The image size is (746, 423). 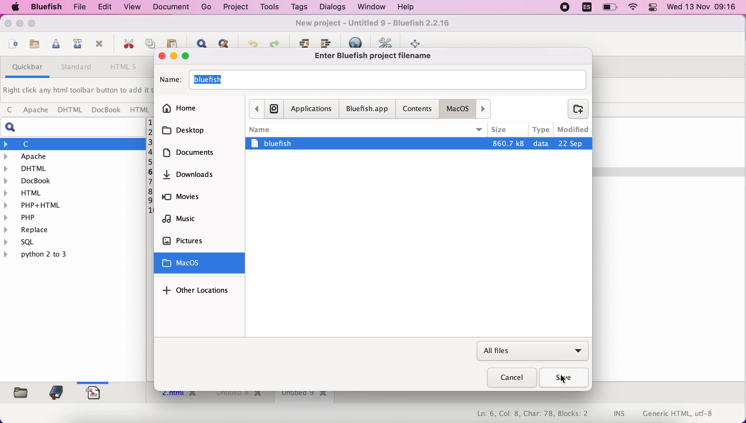 What do you see at coordinates (77, 7) in the screenshot?
I see `file` at bounding box center [77, 7].